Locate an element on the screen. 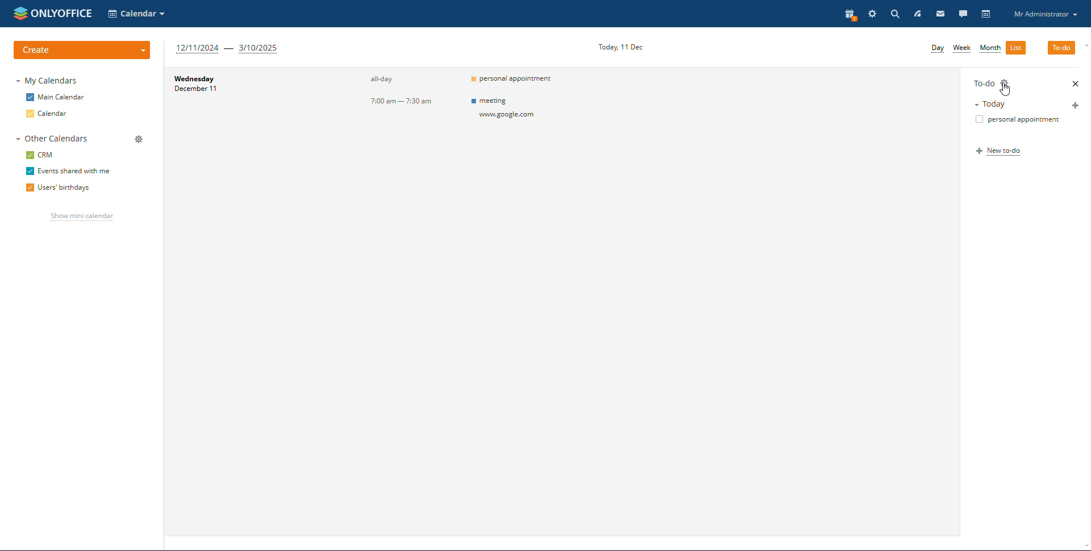 This screenshot has height=551, width=1091. select application is located at coordinates (136, 14).